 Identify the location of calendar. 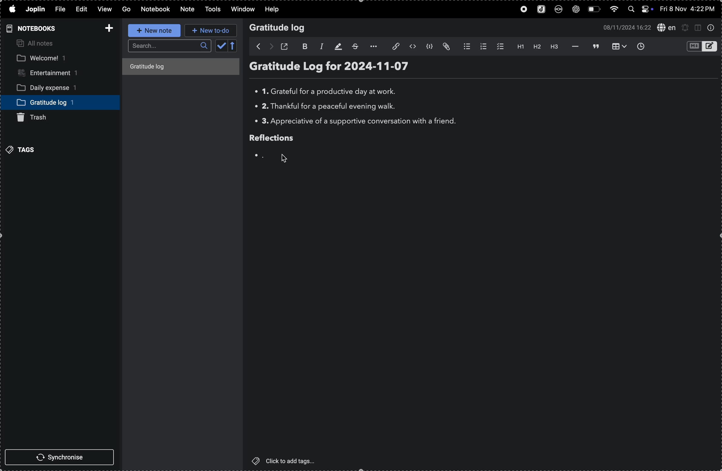
(227, 46).